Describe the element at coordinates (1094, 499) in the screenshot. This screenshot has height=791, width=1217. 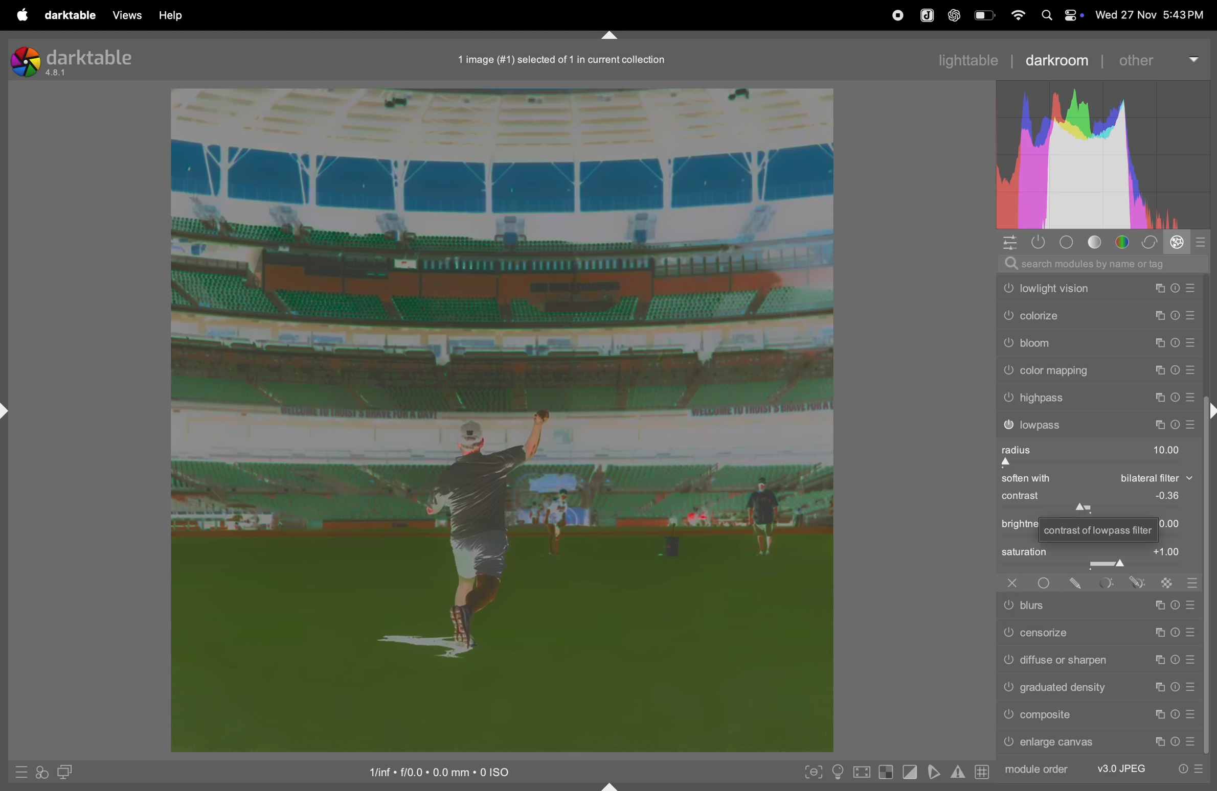
I see `contrast` at that location.